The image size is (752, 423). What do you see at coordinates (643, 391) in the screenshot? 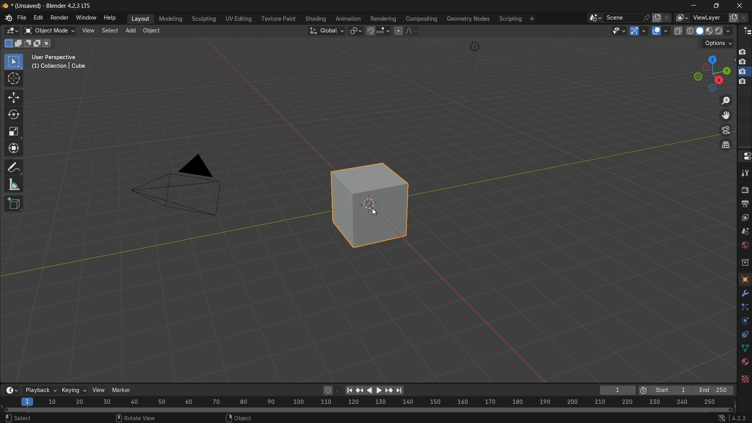
I see `use preview range` at bounding box center [643, 391].